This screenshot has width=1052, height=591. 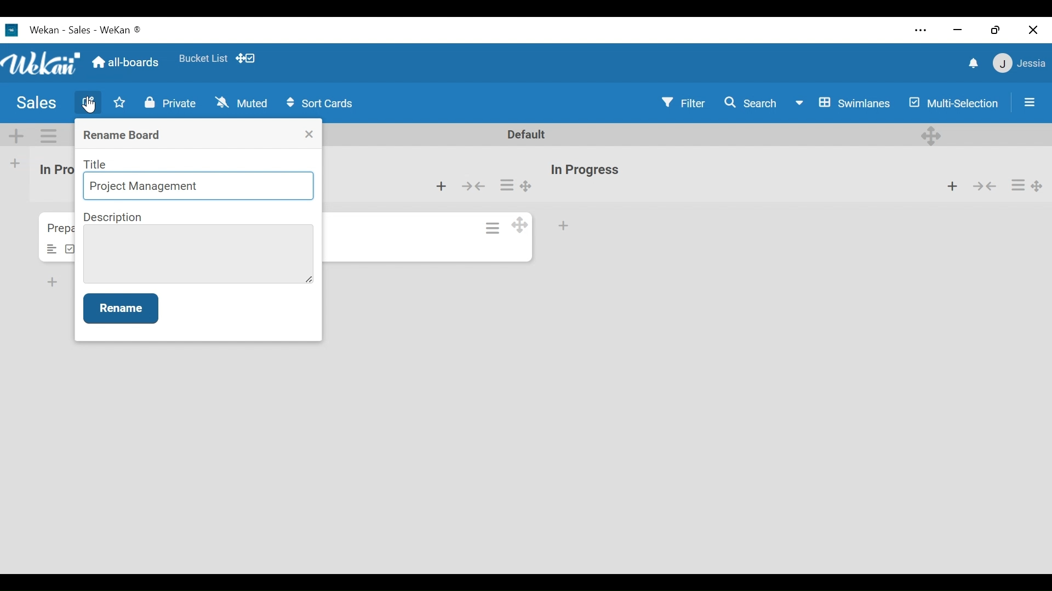 I want to click on Wekan, so click(x=59, y=29).